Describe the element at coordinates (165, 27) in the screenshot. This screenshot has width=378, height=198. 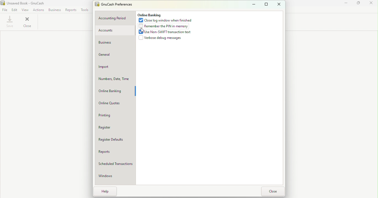
I see `Remember the PIN in memory` at that location.